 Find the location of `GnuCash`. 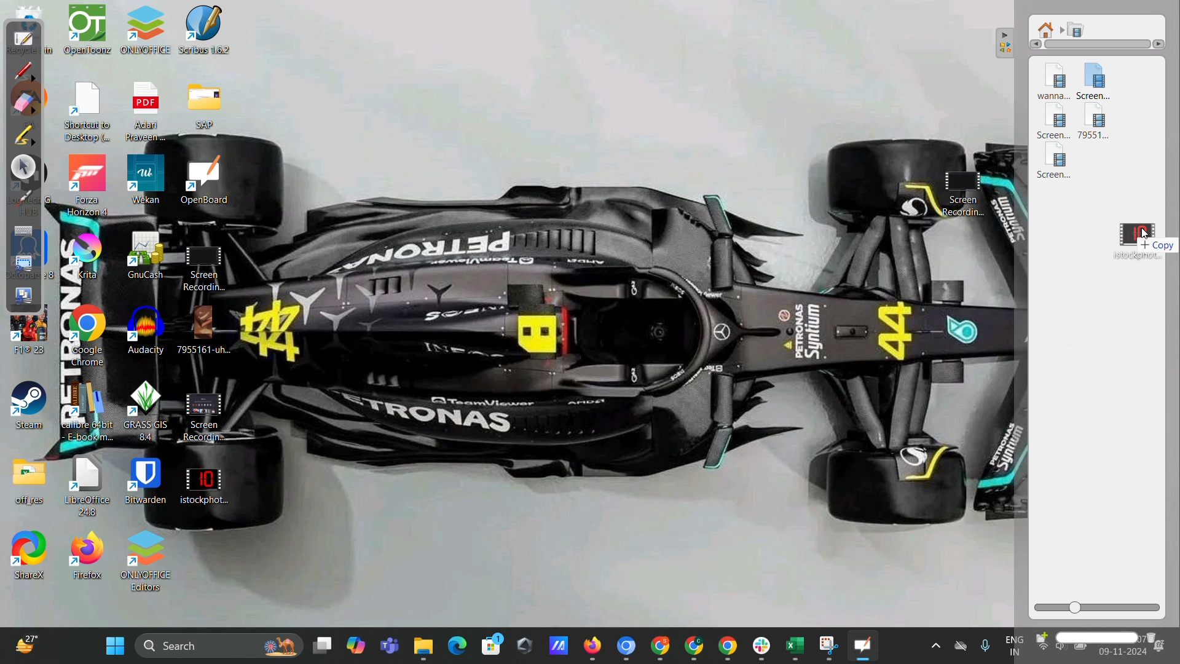

GnuCash is located at coordinates (147, 256).